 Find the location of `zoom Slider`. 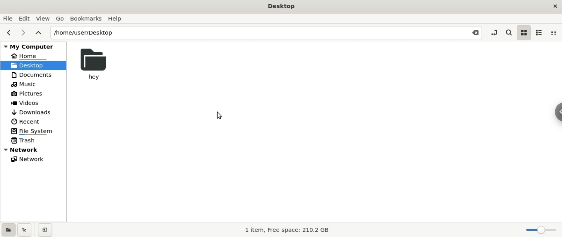

zoom Slider is located at coordinates (541, 229).